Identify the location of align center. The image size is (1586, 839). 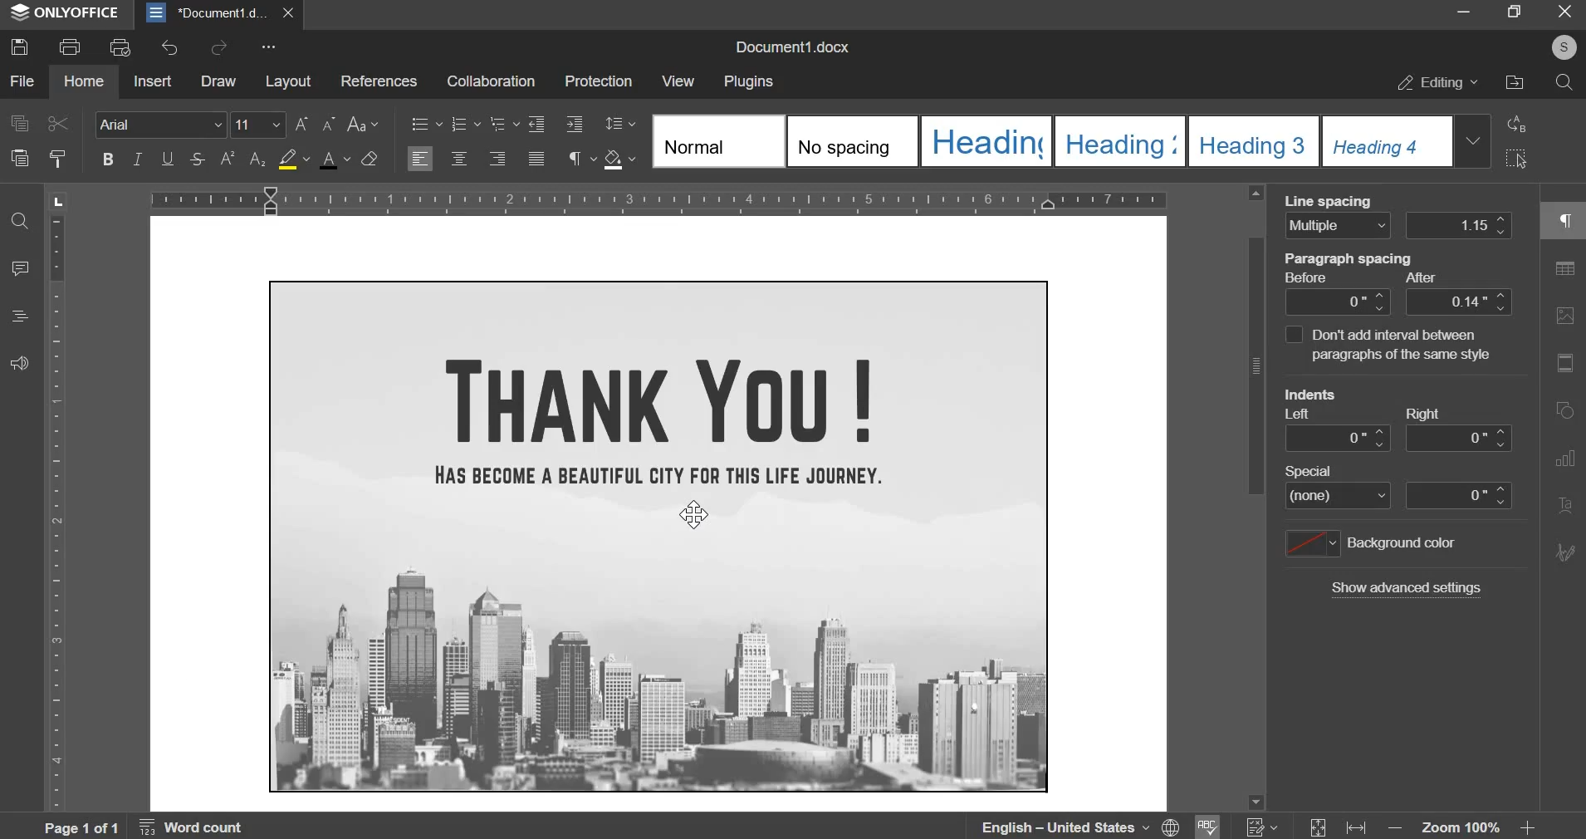
(459, 158).